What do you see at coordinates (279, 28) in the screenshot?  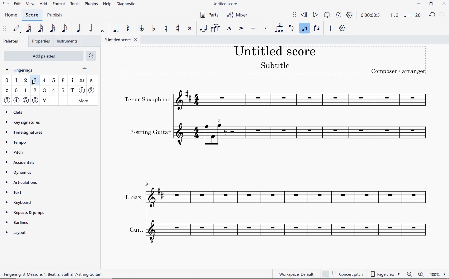 I see `TUPLET` at bounding box center [279, 28].